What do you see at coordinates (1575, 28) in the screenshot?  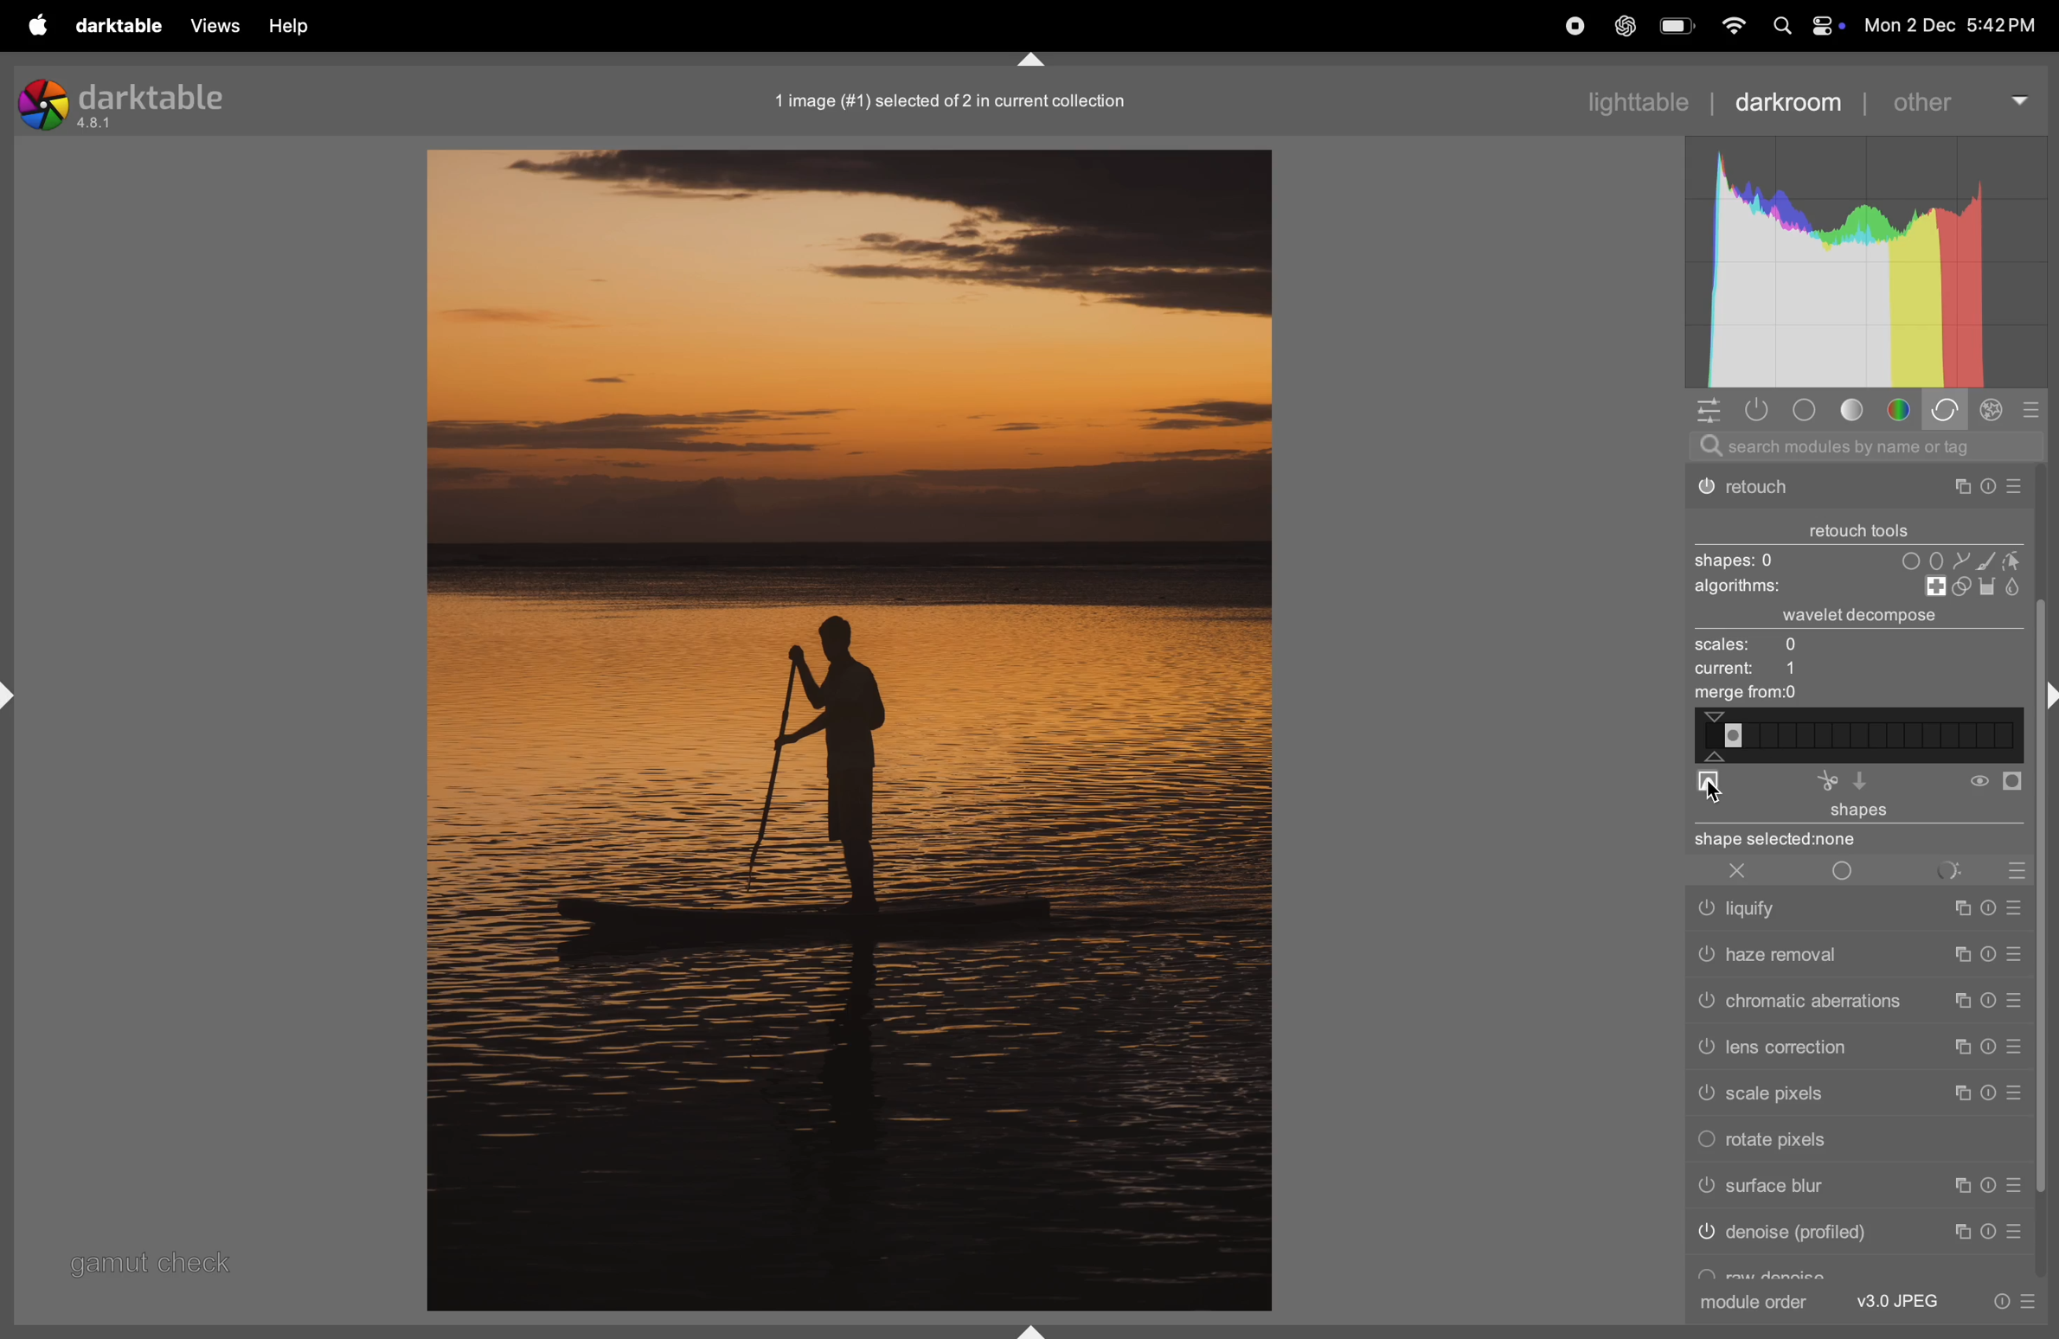 I see `record` at bounding box center [1575, 28].